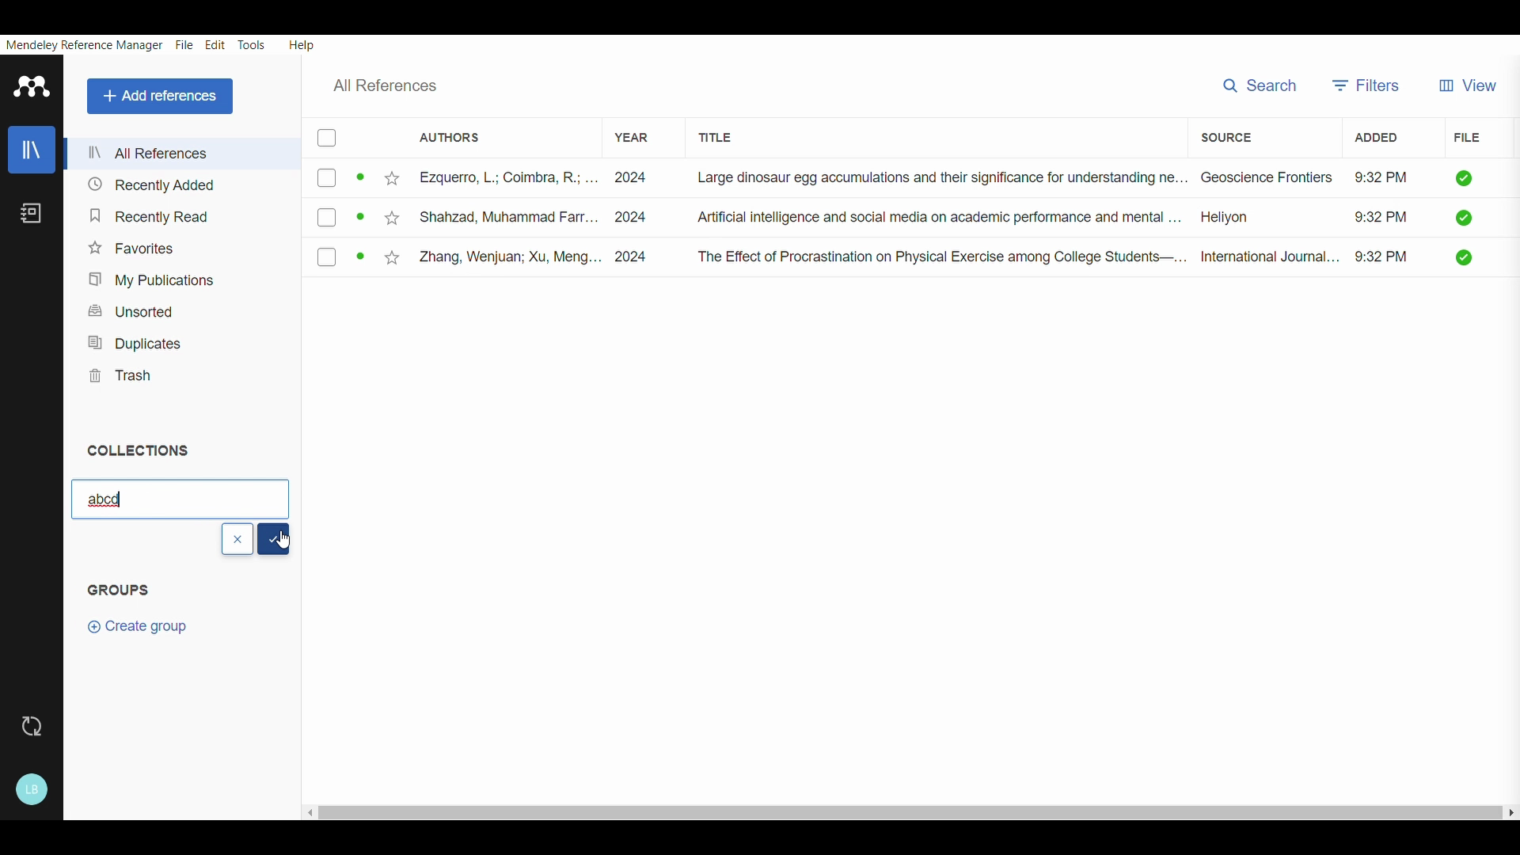 This screenshot has width=1520, height=855. I want to click on My Publications, so click(145, 277).